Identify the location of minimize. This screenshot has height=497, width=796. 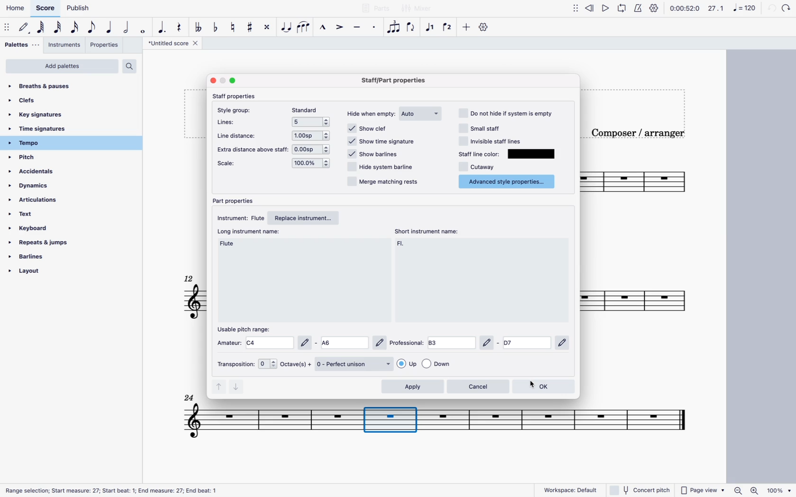
(223, 81).